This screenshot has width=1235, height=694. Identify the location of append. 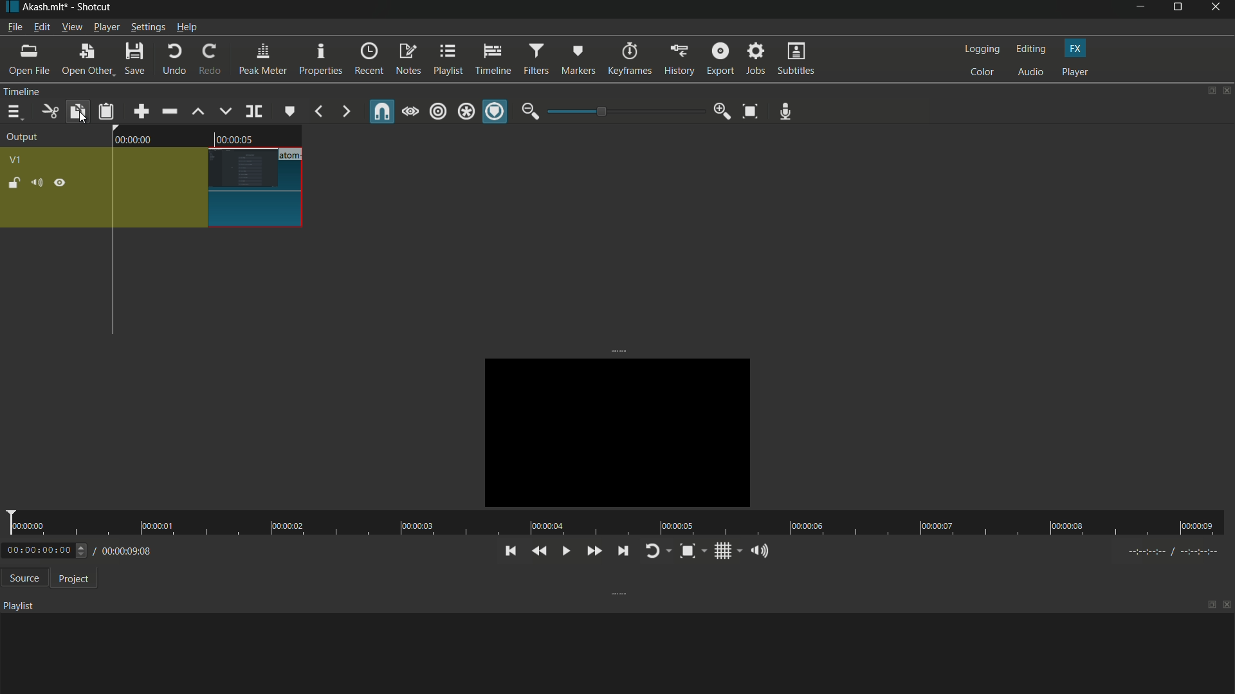
(142, 111).